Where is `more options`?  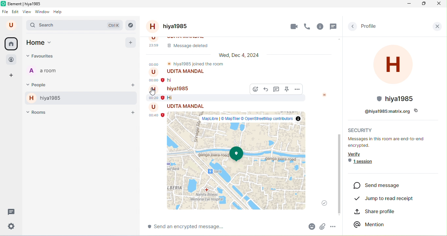 more options is located at coordinates (333, 227).